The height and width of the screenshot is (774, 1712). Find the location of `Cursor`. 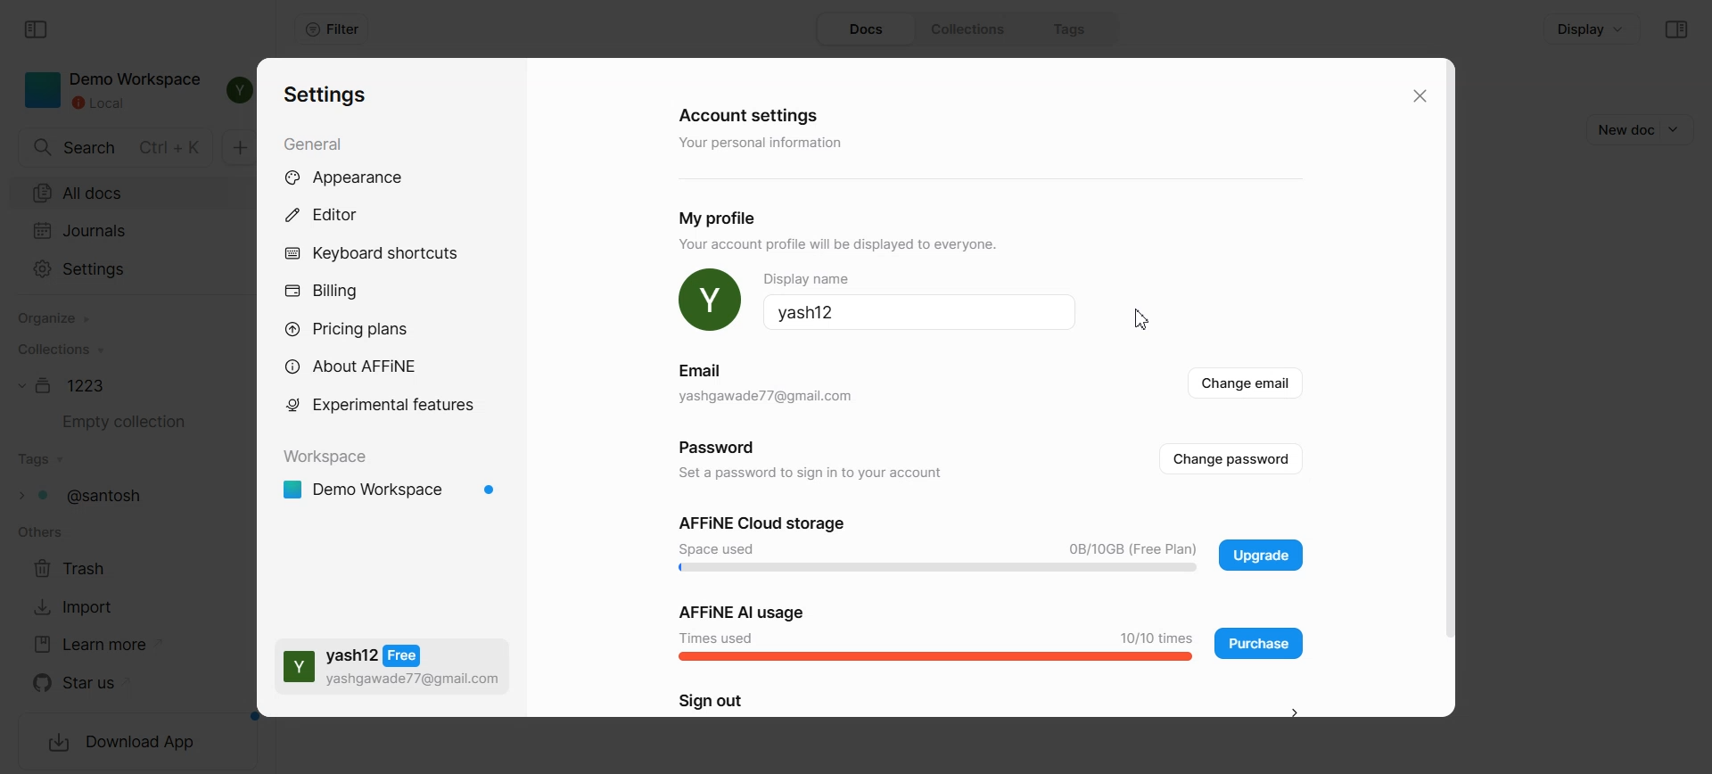

Cursor is located at coordinates (1141, 317).